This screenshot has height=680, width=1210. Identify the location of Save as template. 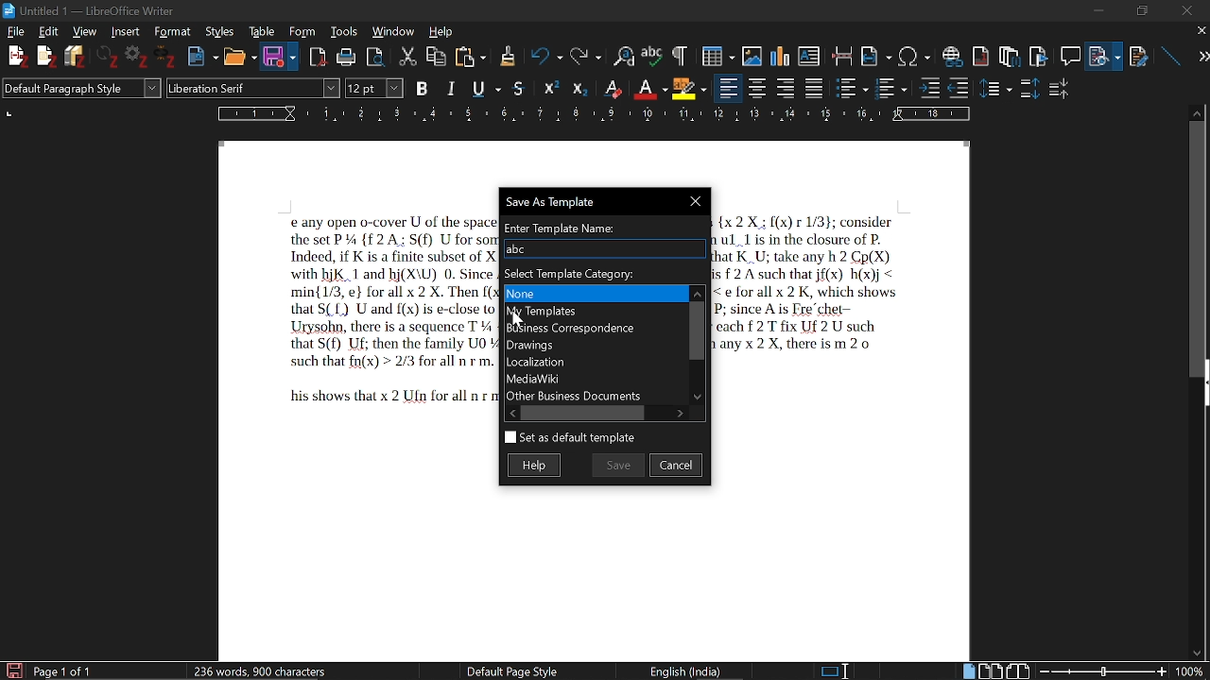
(600, 200).